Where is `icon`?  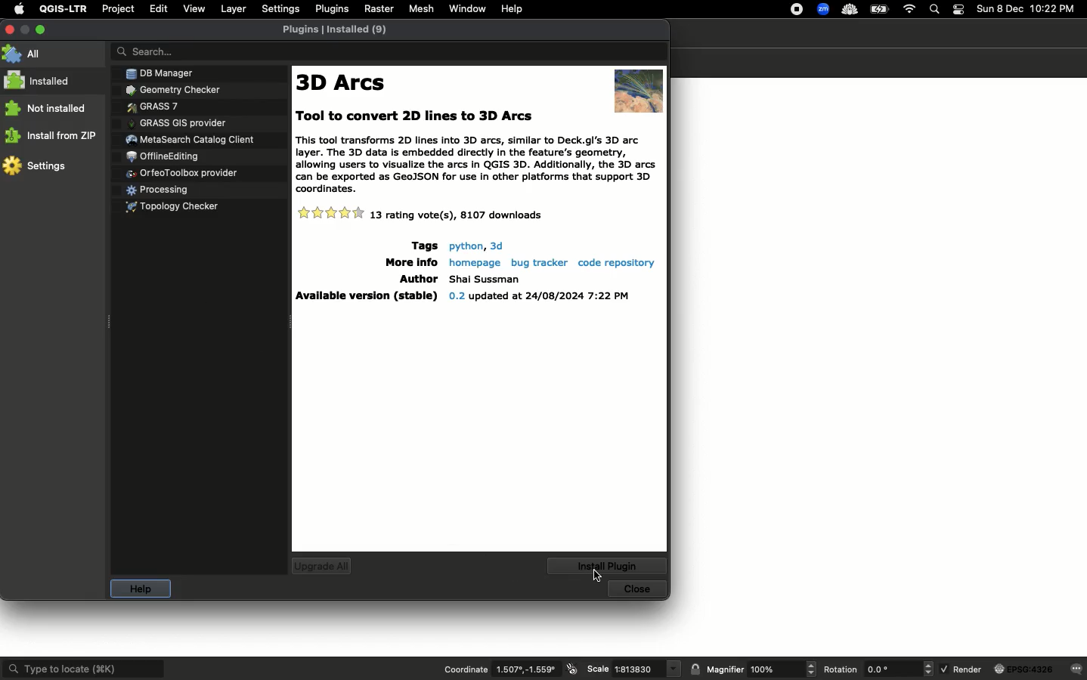
icon is located at coordinates (573, 669).